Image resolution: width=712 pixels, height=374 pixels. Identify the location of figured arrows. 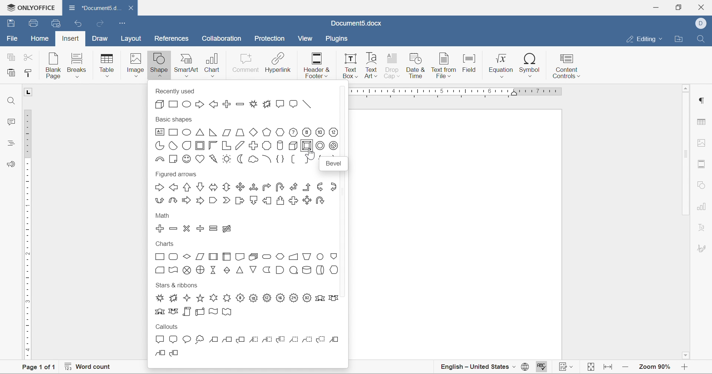
(244, 189).